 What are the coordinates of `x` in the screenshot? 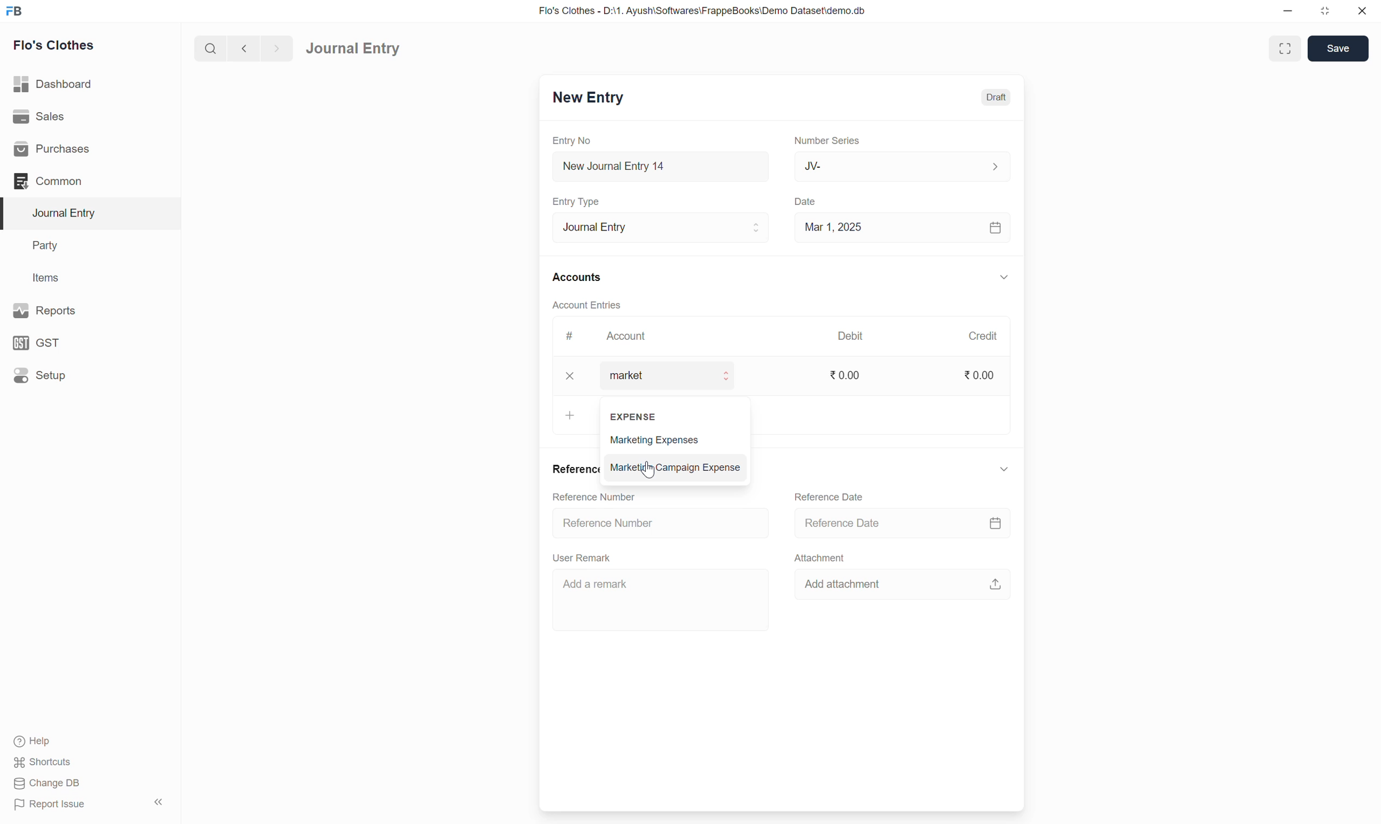 It's located at (572, 376).